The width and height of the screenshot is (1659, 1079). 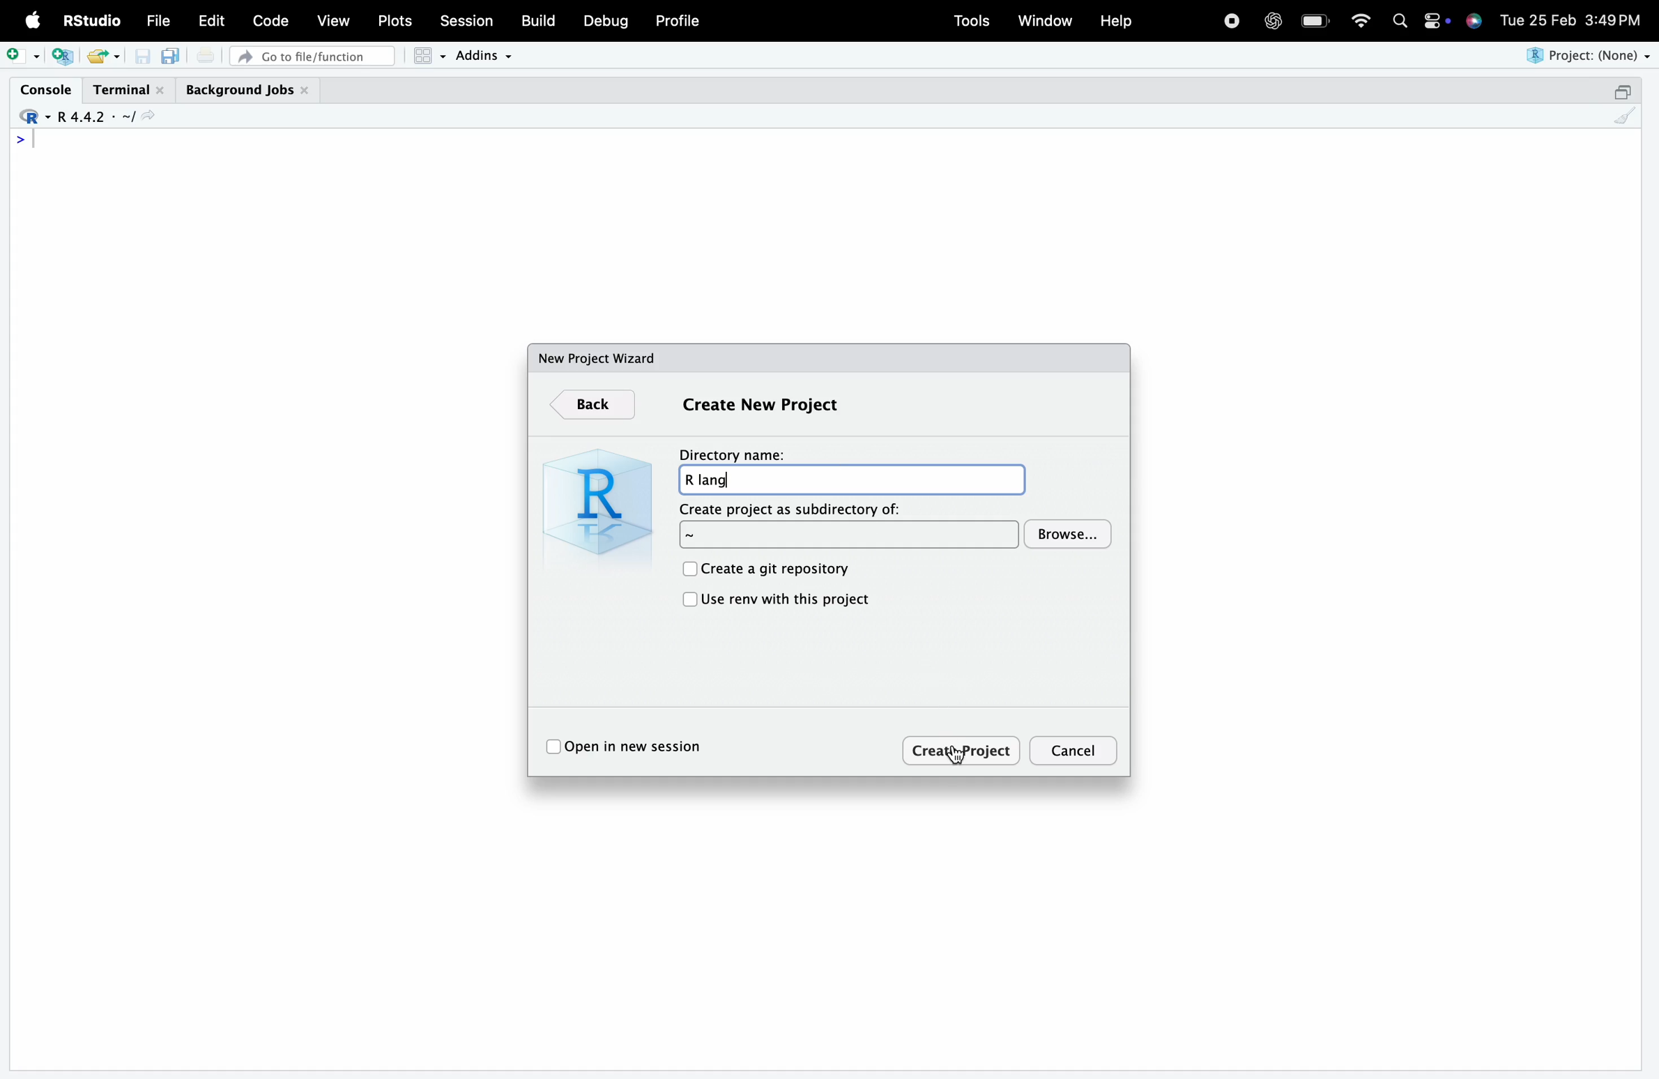 What do you see at coordinates (687, 568) in the screenshot?
I see `checkbox` at bounding box center [687, 568].